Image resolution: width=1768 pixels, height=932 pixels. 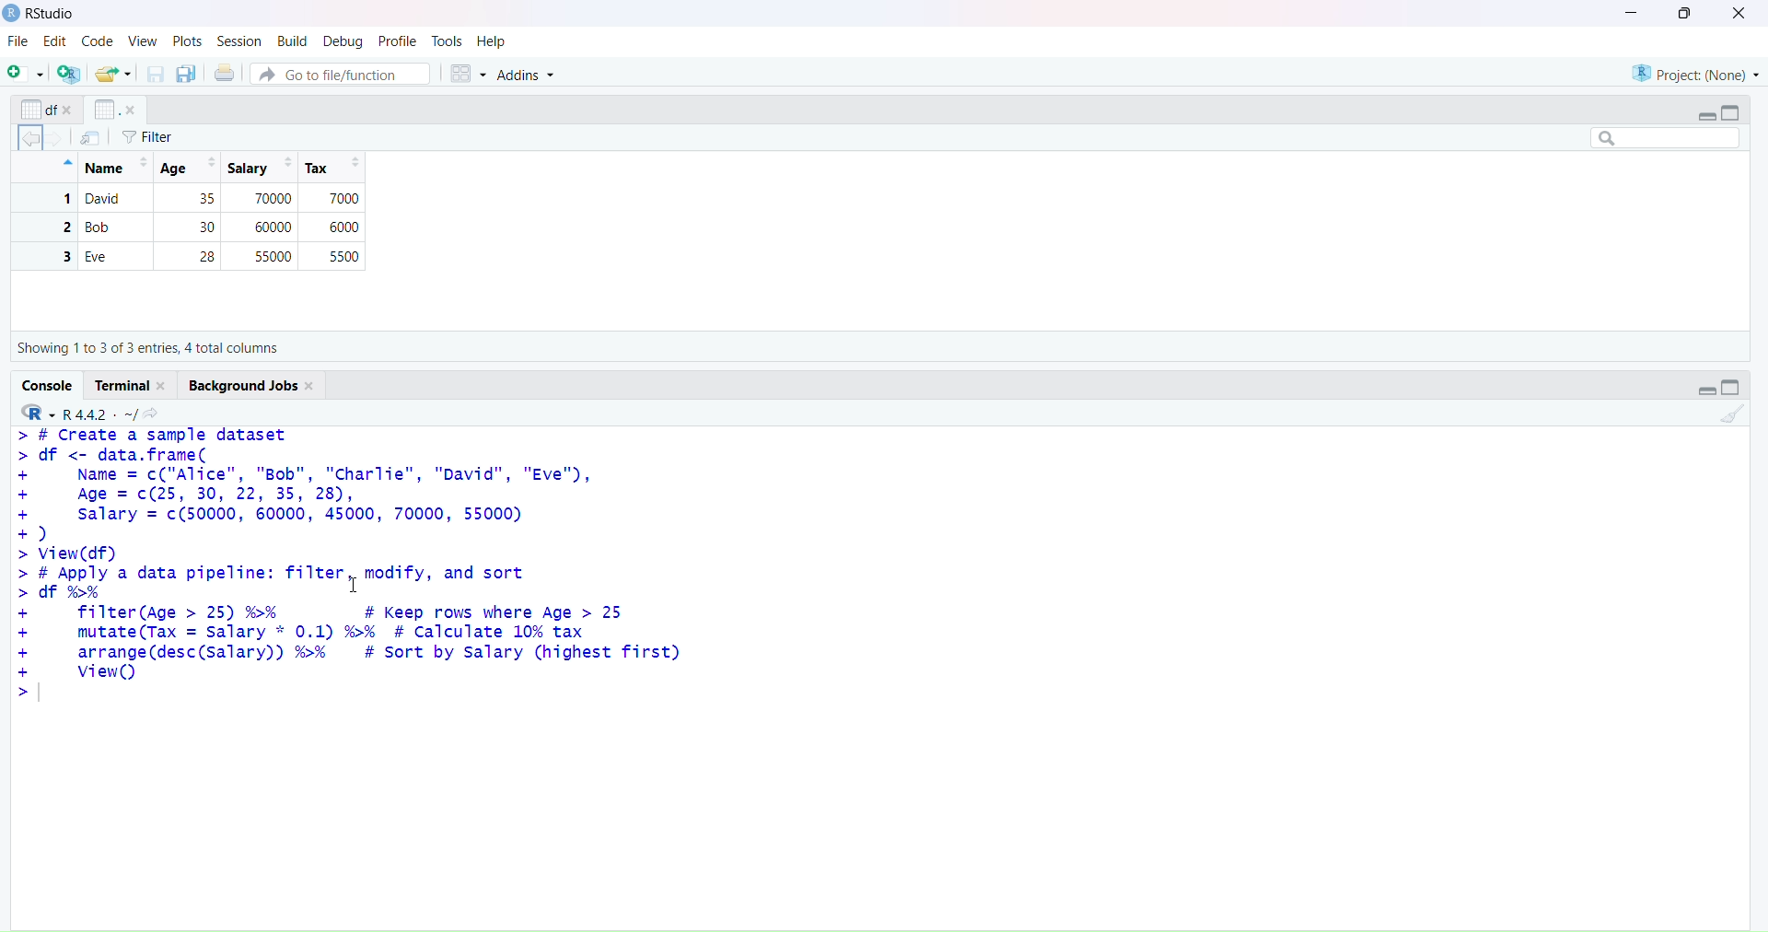 What do you see at coordinates (157, 75) in the screenshot?
I see `save current documents` at bounding box center [157, 75].